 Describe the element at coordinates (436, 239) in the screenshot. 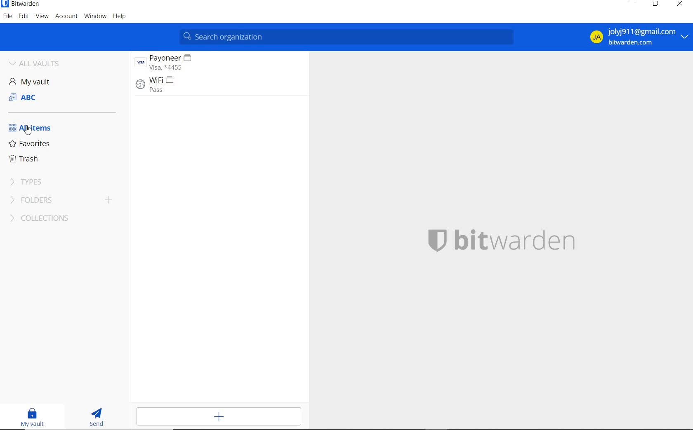

I see `Bitwarden logo` at that location.